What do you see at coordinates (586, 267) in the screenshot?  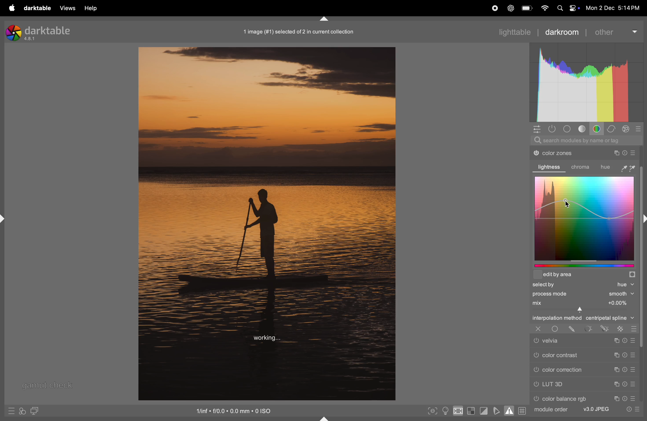 I see `edit by graphs` at bounding box center [586, 267].